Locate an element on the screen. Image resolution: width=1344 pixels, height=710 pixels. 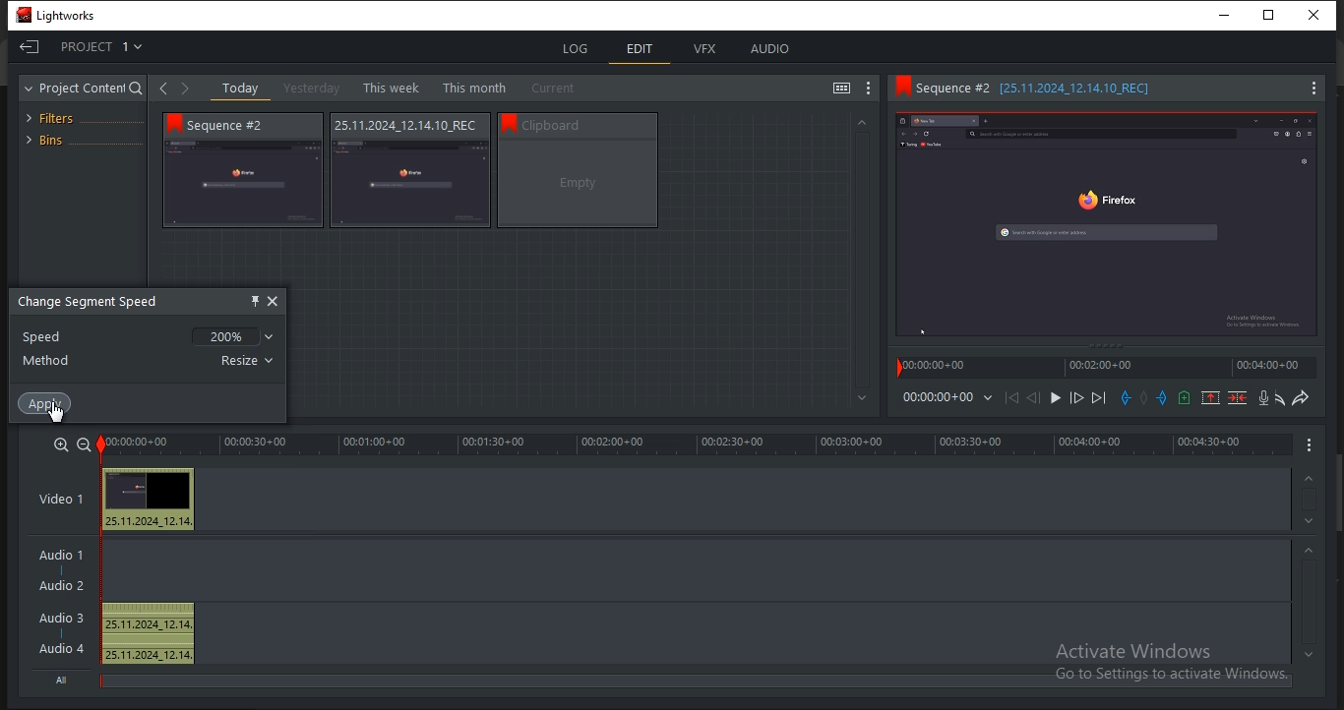
All is located at coordinates (64, 680).